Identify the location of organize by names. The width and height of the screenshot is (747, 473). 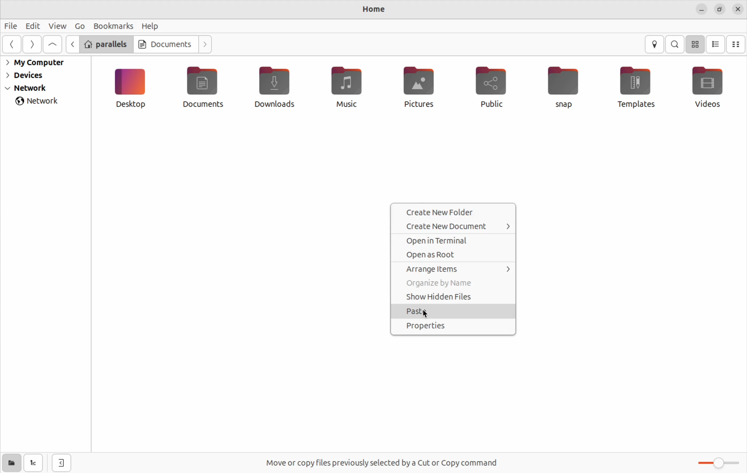
(452, 283).